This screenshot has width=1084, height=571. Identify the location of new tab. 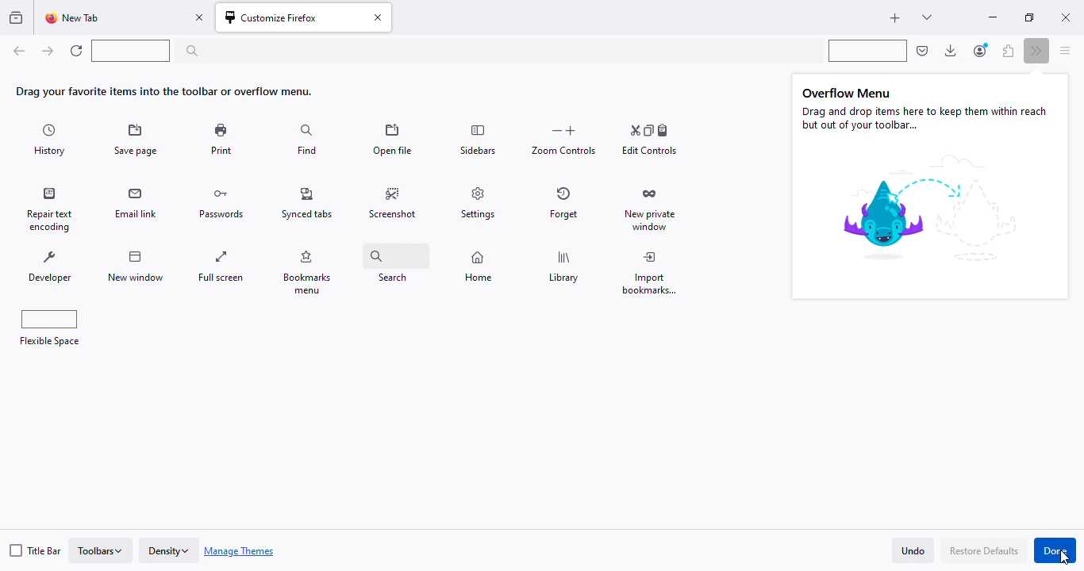
(895, 19).